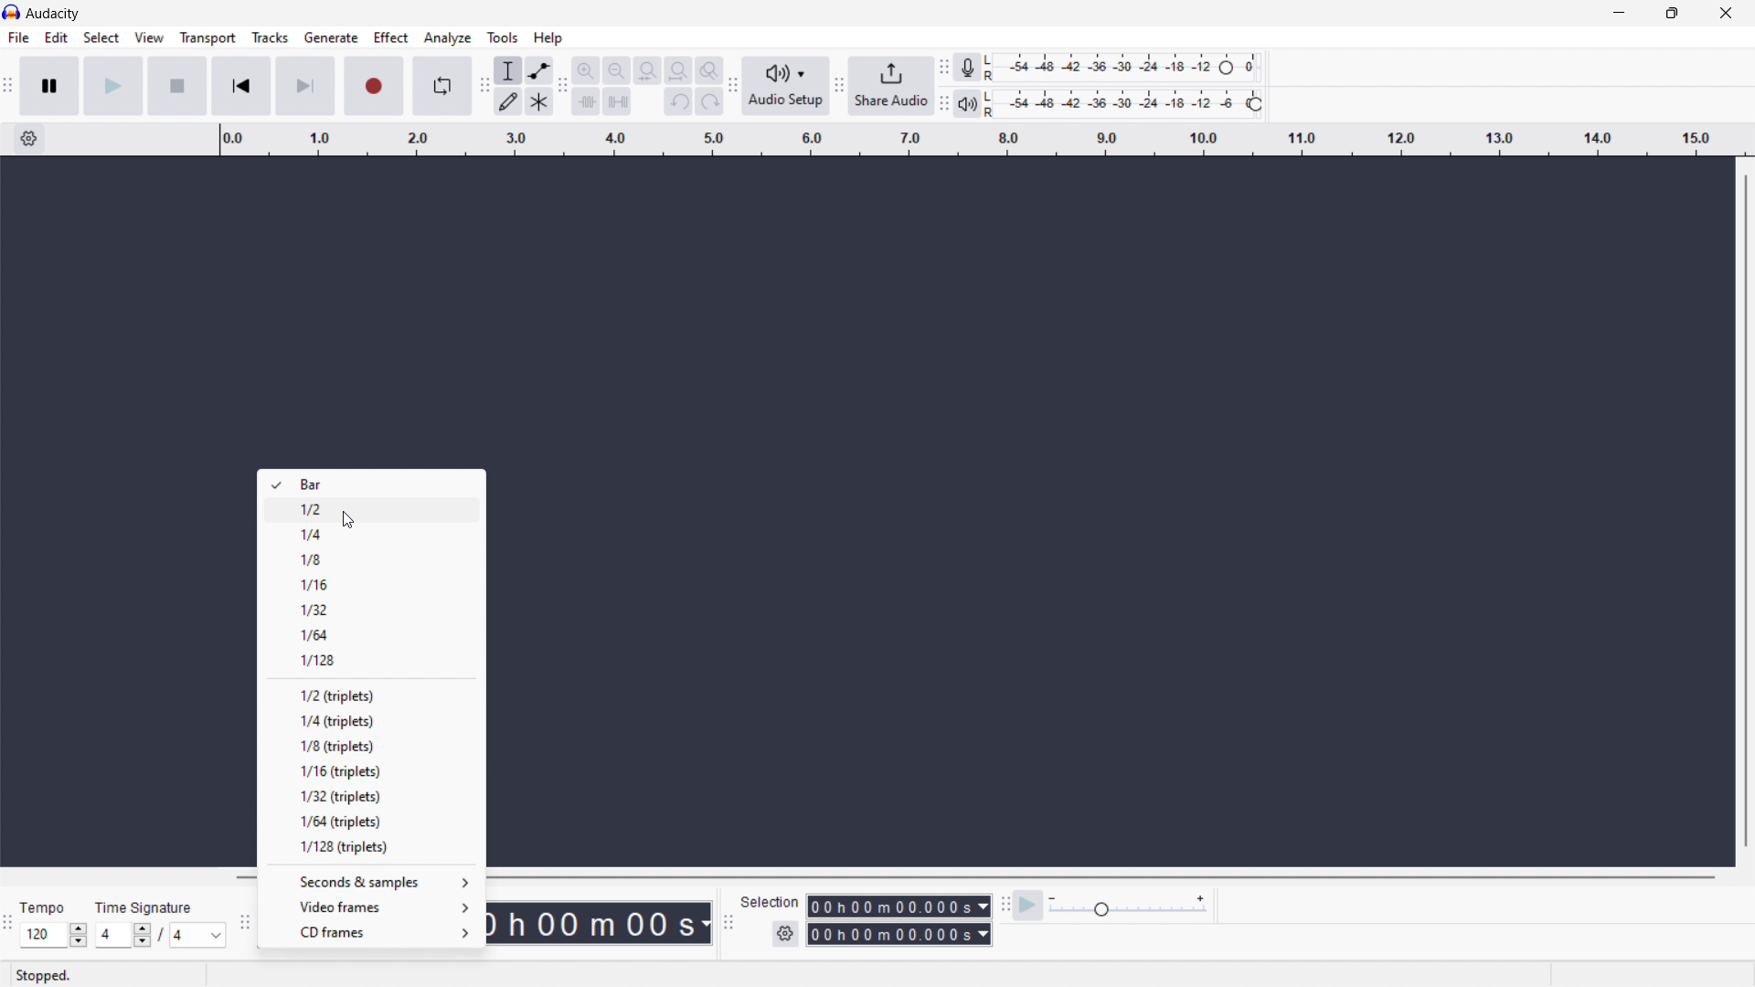 The width and height of the screenshot is (1755, 987). I want to click on skip to end, so click(304, 87).